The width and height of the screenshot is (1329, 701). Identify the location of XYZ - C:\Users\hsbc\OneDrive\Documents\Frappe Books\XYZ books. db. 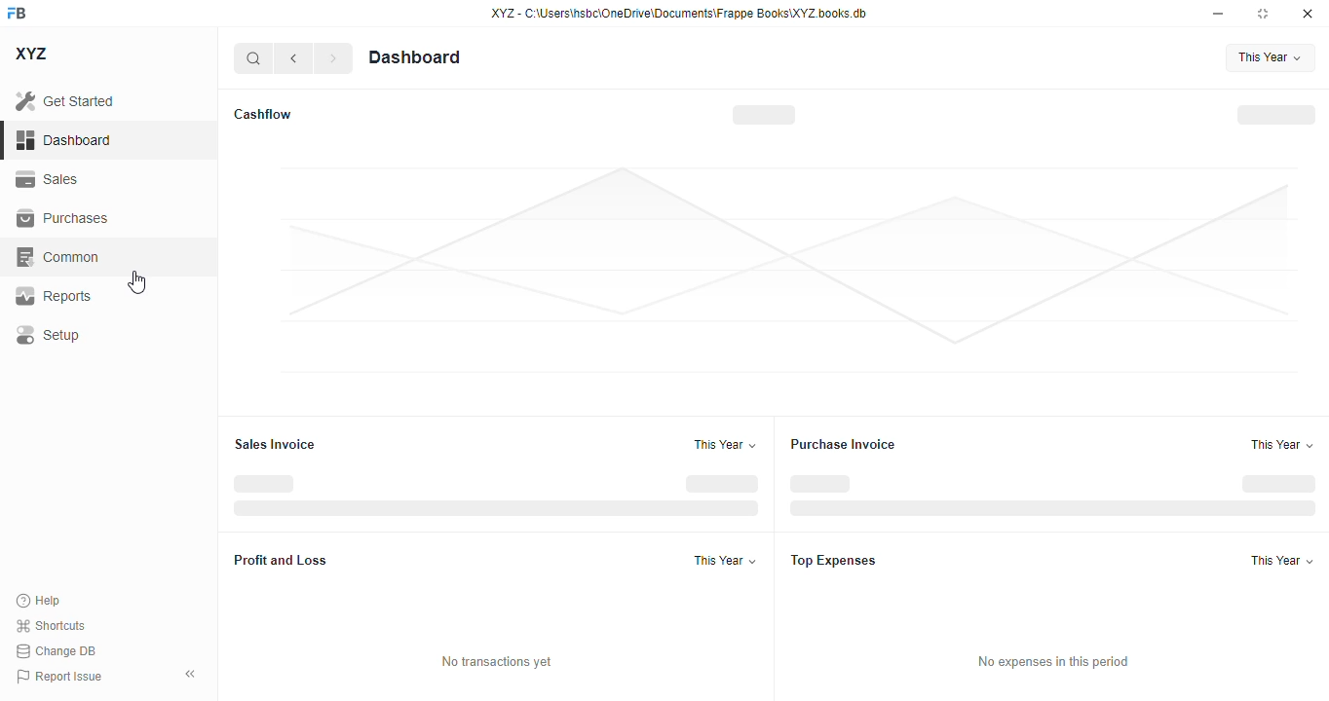
(679, 14).